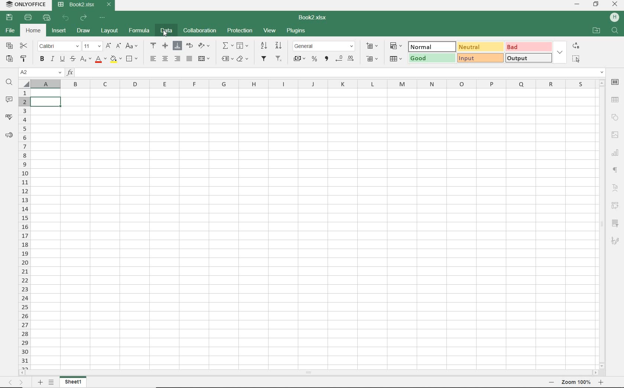  Describe the element at coordinates (615, 82) in the screenshot. I see `CELL SETTINGS` at that location.